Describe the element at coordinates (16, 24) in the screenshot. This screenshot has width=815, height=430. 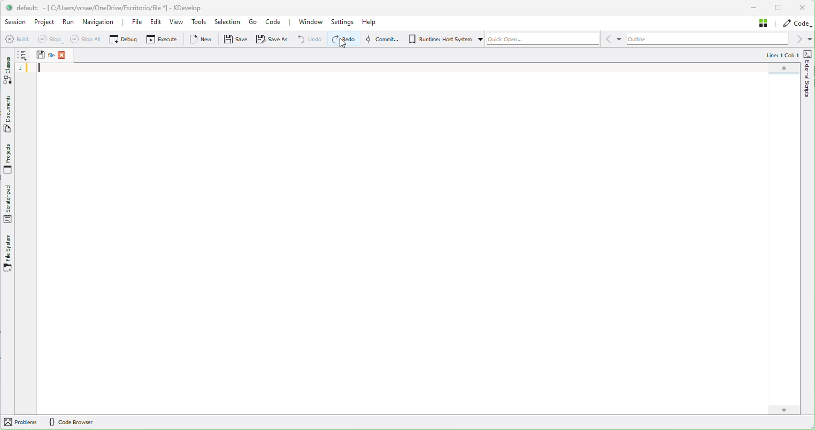
I see `Sessopm` at that location.